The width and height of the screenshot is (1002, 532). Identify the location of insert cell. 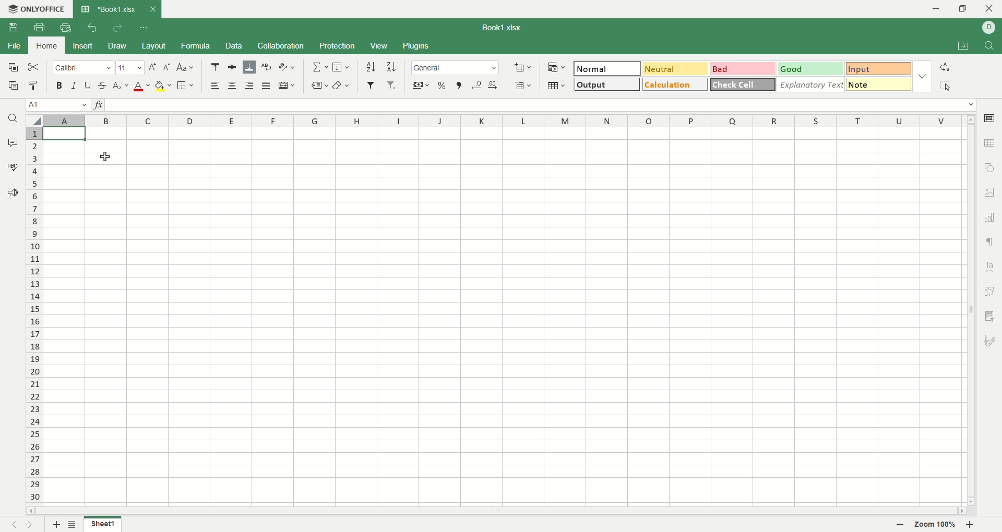
(523, 68).